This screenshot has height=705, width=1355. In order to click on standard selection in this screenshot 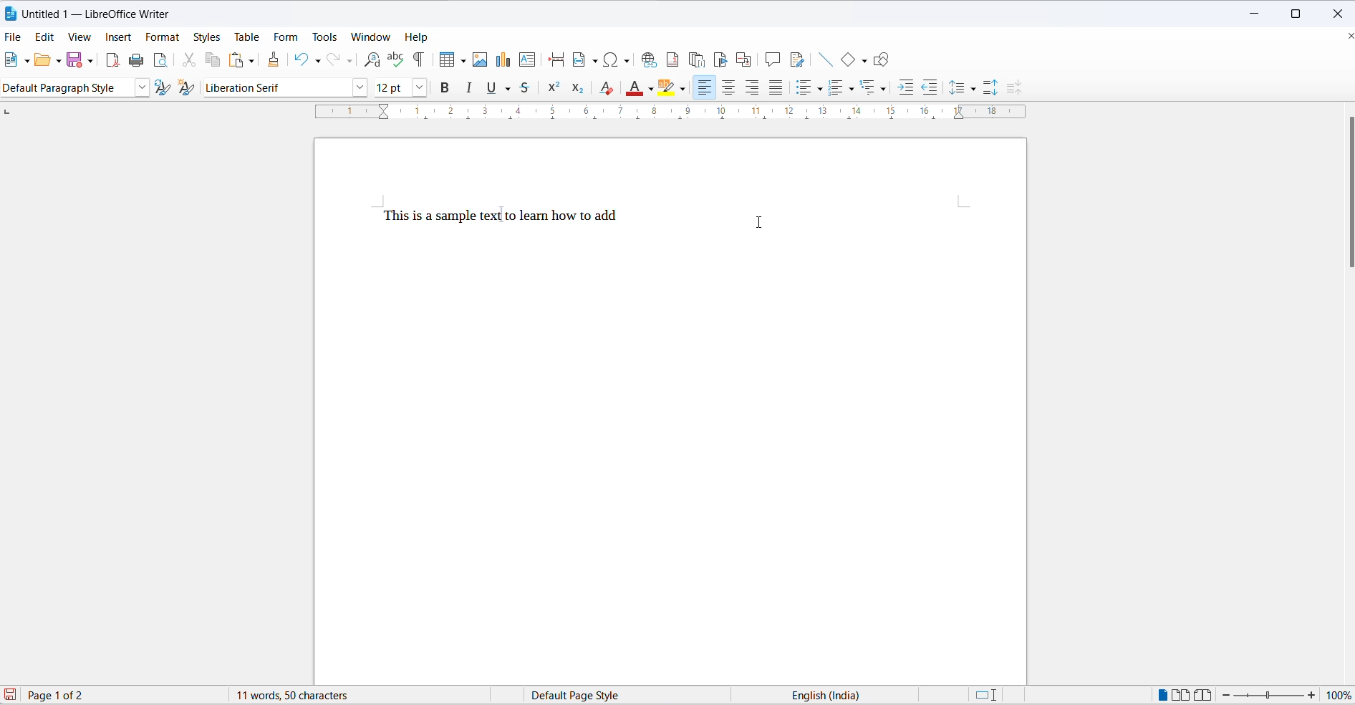, I will do `click(985, 696)`.